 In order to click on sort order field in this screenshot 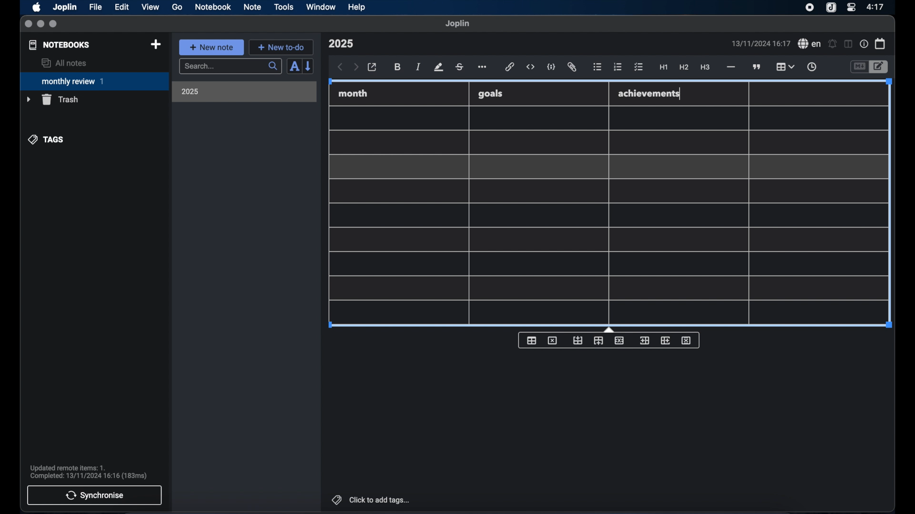, I will do `click(294, 67)`.